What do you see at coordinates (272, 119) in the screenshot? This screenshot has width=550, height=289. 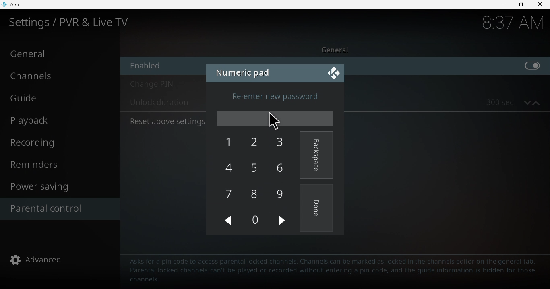 I see `cursor` at bounding box center [272, 119].